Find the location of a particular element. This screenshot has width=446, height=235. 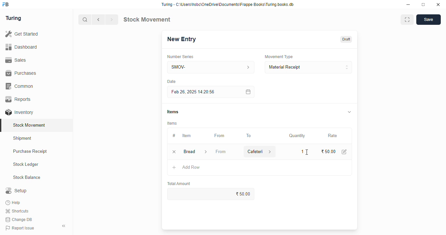

next is located at coordinates (112, 20).